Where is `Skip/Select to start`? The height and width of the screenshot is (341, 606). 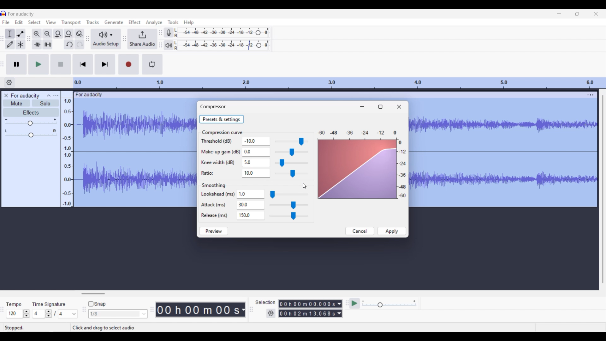 Skip/Select to start is located at coordinates (83, 64).